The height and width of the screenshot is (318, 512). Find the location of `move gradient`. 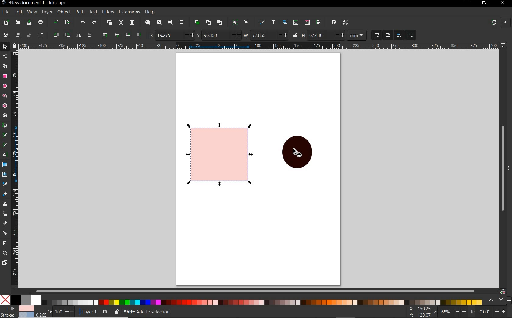

move gradient is located at coordinates (400, 35).